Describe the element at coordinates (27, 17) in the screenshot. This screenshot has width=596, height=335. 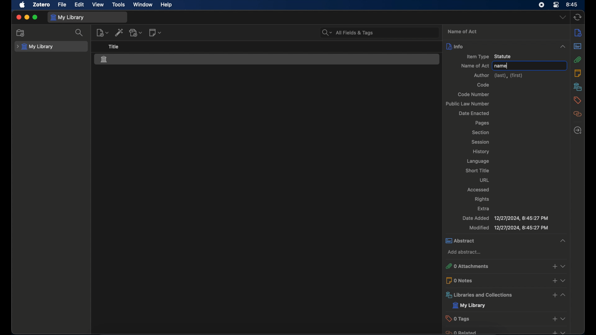
I see `minimize` at that location.